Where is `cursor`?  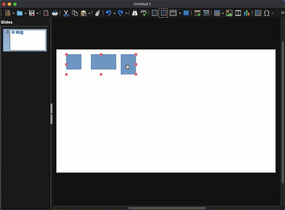
cursor is located at coordinates (129, 67).